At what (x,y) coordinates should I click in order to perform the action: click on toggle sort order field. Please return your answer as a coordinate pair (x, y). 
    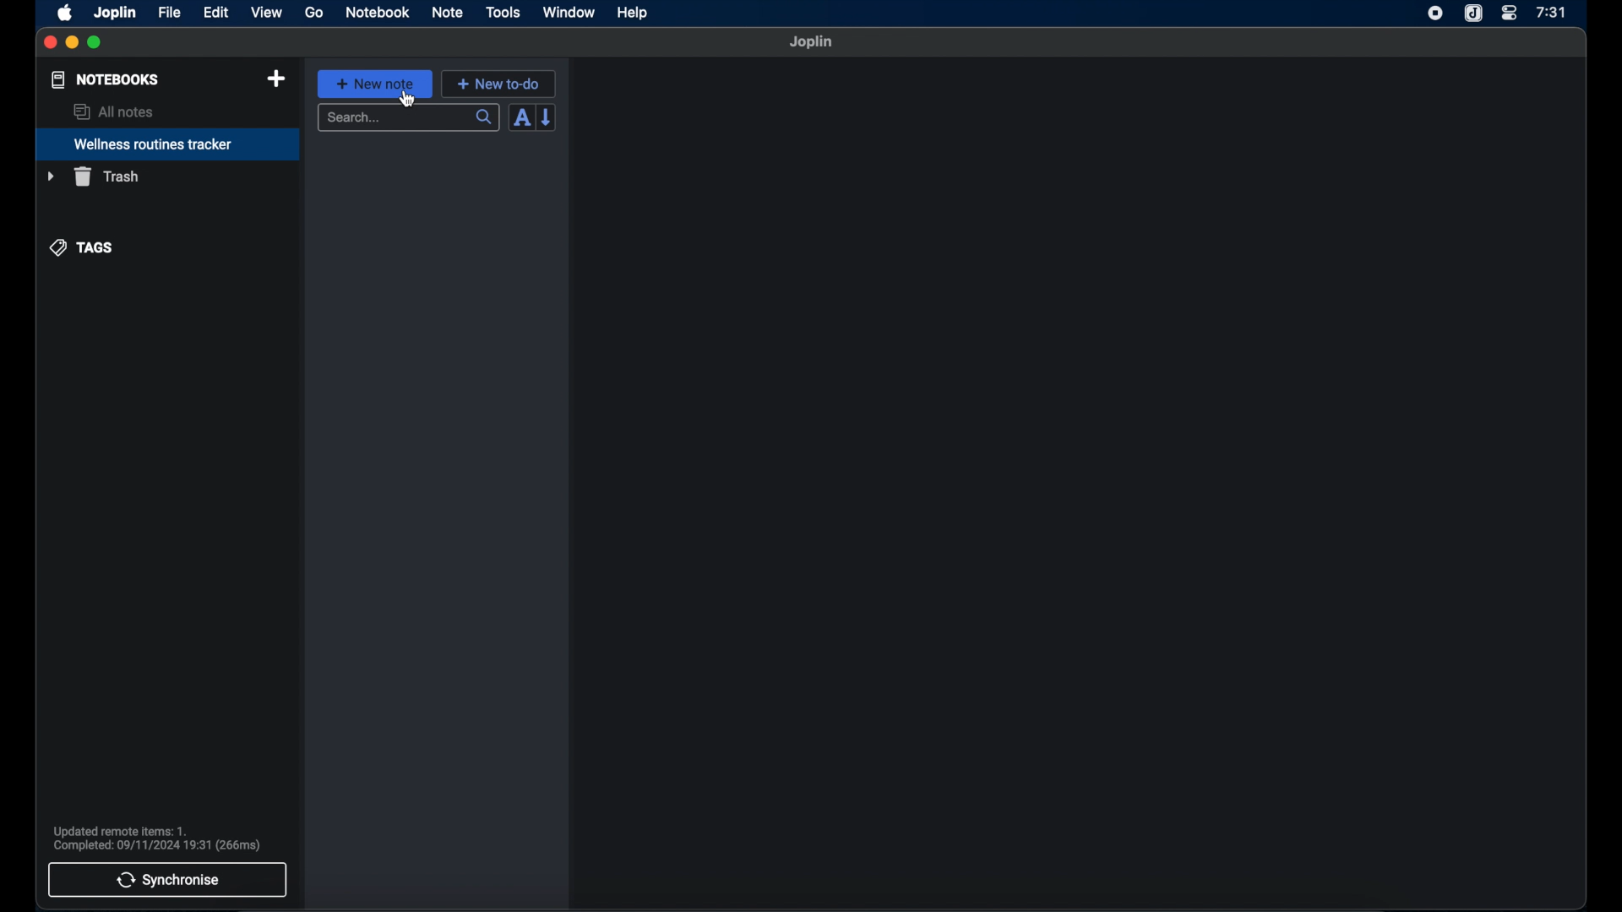
    Looking at the image, I should click on (521, 117).